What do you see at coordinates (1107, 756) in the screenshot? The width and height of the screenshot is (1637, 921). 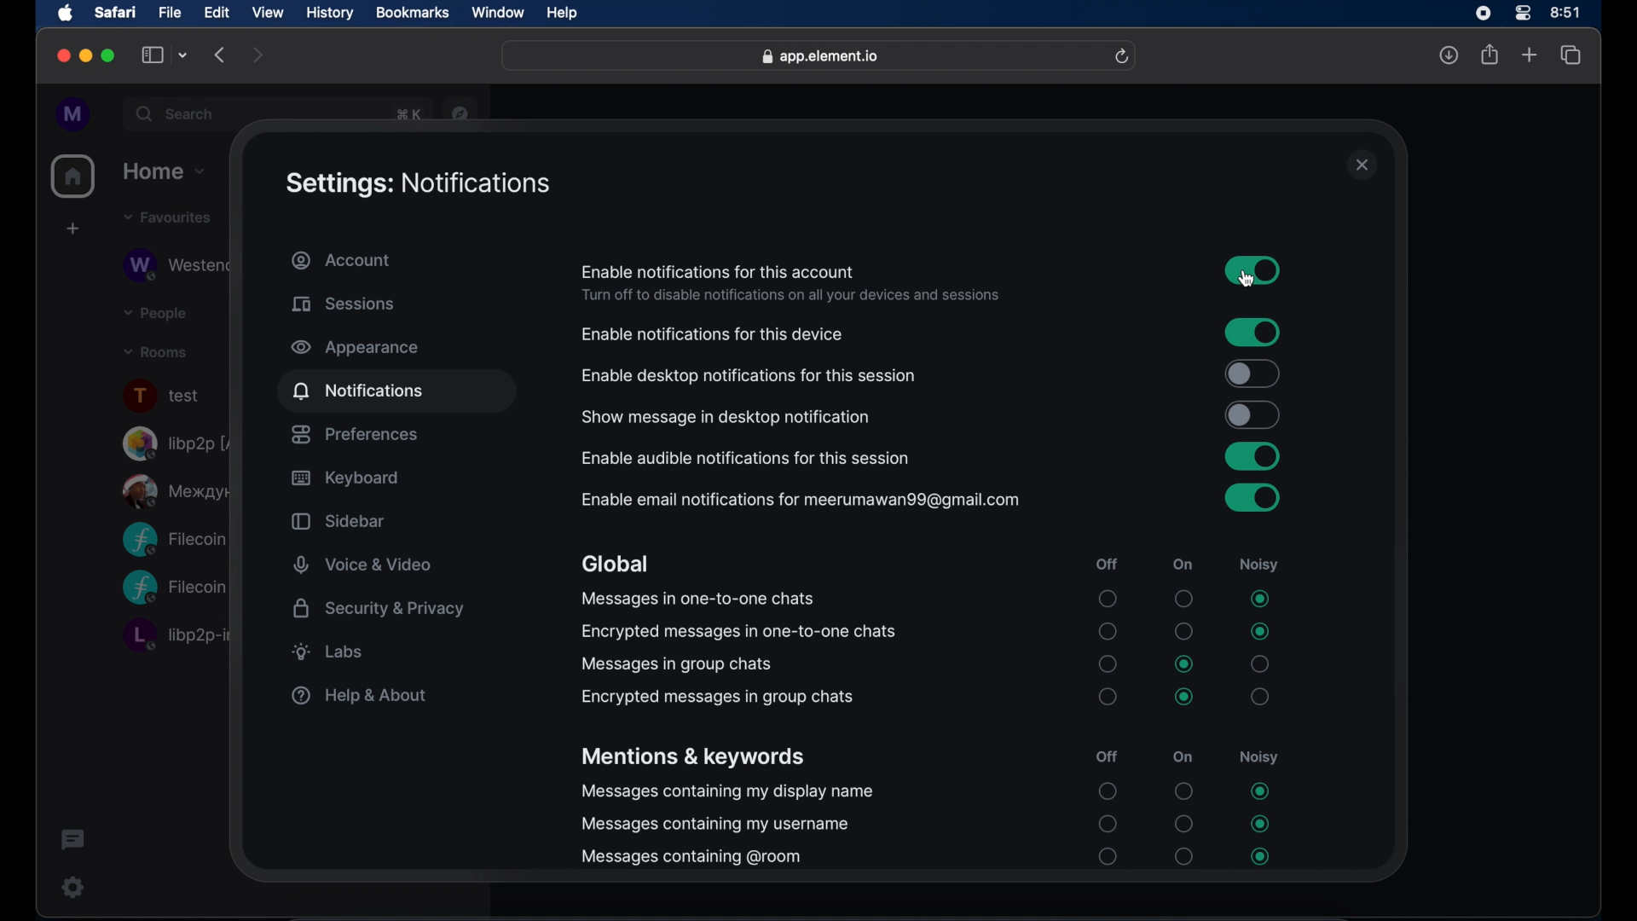 I see `off` at bounding box center [1107, 756].